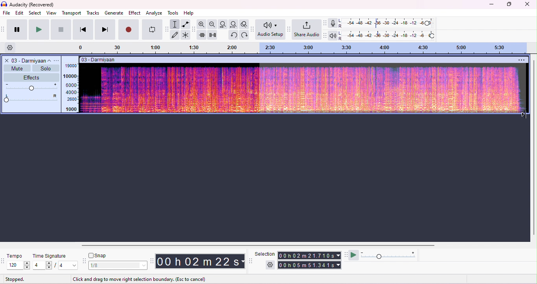 Image resolution: width=537 pixels, height=284 pixels. I want to click on recording meter, so click(333, 23).